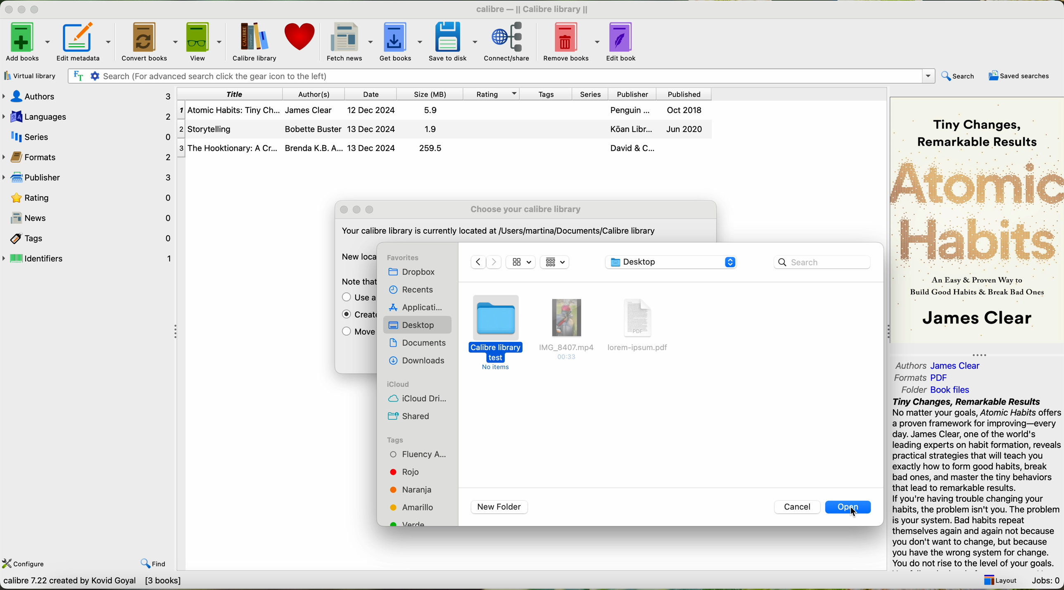  Describe the element at coordinates (231, 94) in the screenshot. I see `title` at that location.